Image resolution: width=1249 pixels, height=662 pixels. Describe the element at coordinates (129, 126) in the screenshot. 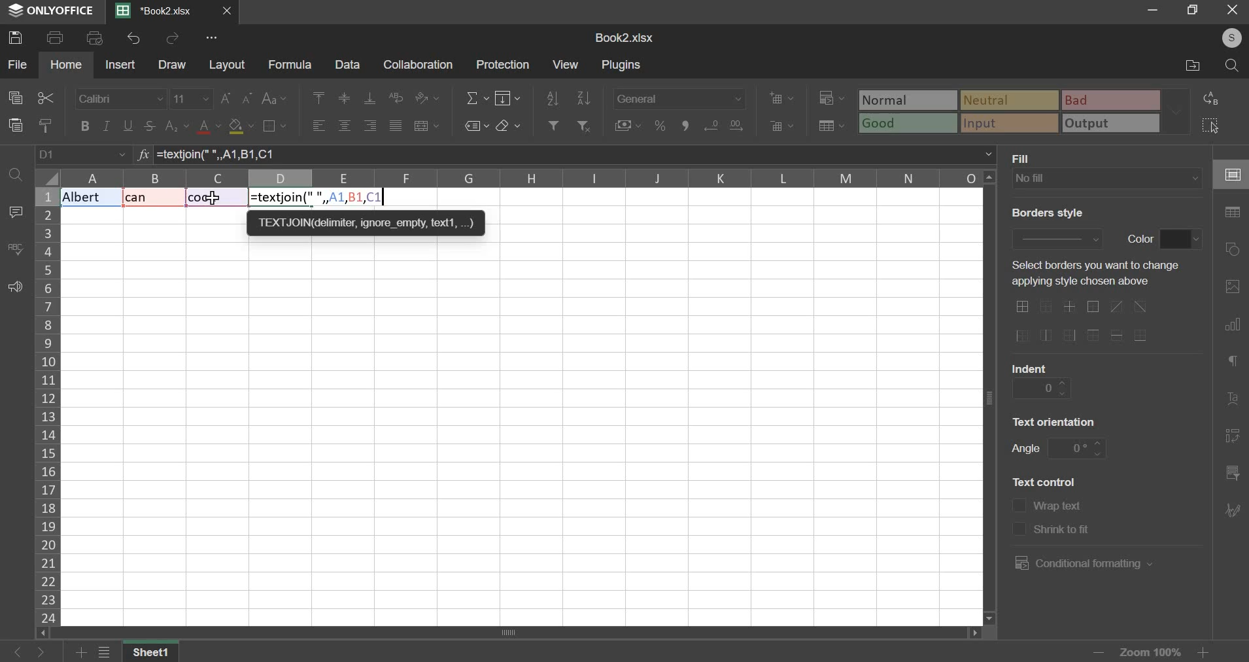

I see `underline` at that location.